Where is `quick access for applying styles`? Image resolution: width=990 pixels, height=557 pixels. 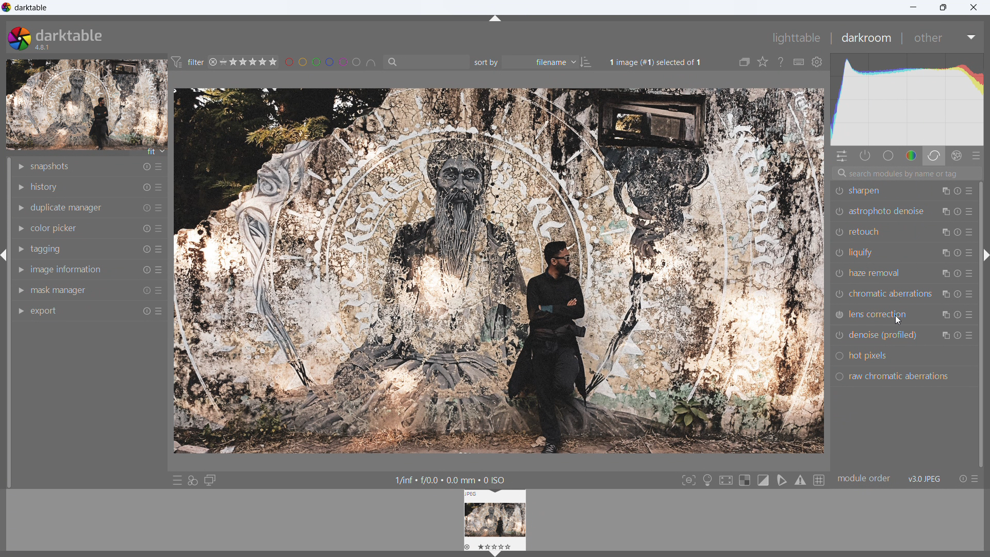 quick access for applying styles is located at coordinates (193, 480).